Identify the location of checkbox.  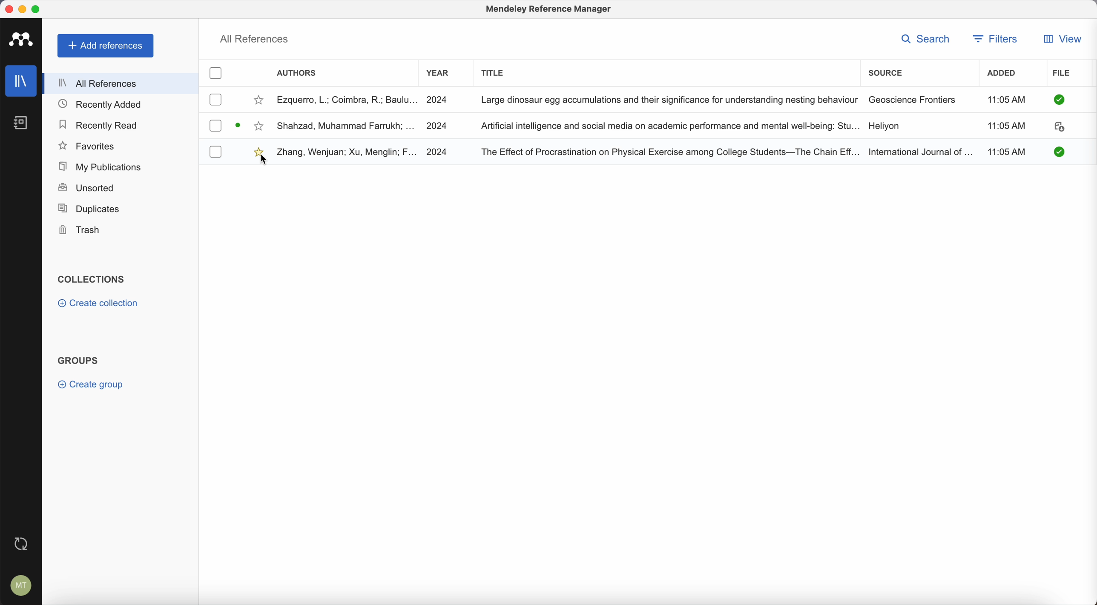
(217, 152).